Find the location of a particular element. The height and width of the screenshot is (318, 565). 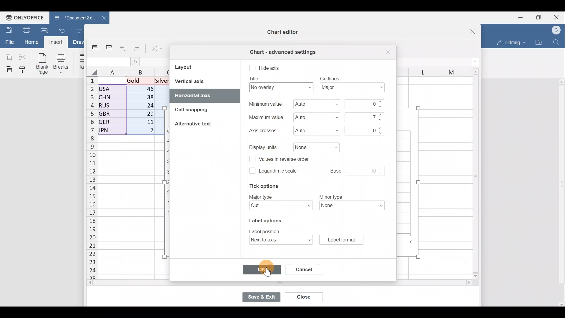

Scroll bar is located at coordinates (560, 192).